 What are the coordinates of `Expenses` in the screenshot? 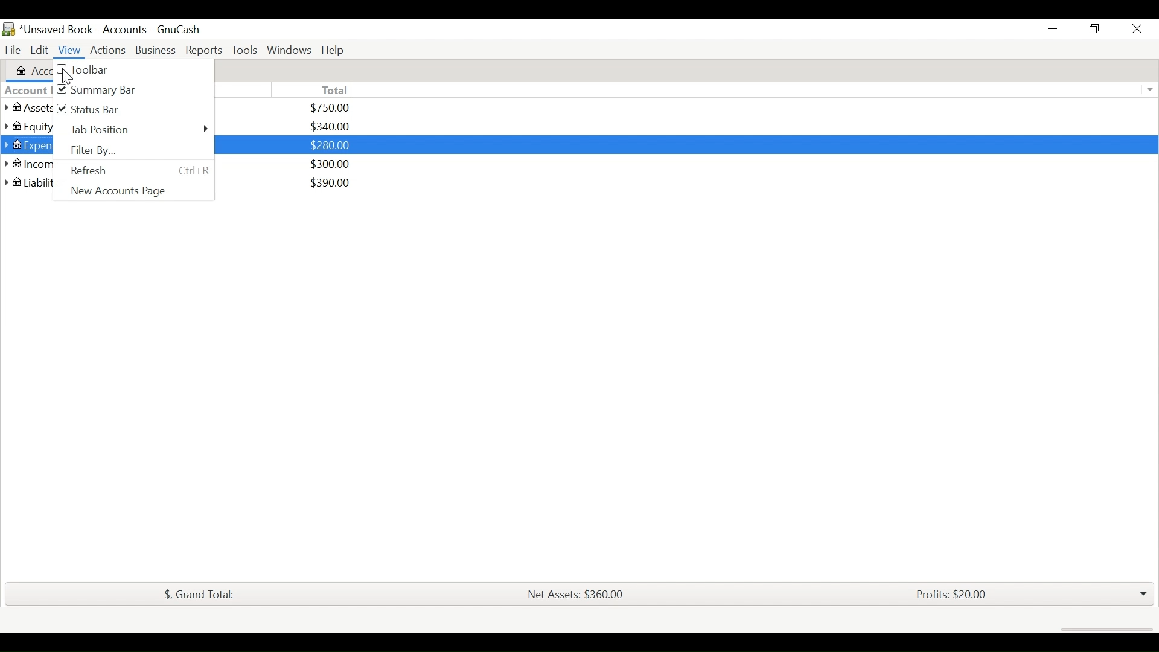 It's located at (27, 145).